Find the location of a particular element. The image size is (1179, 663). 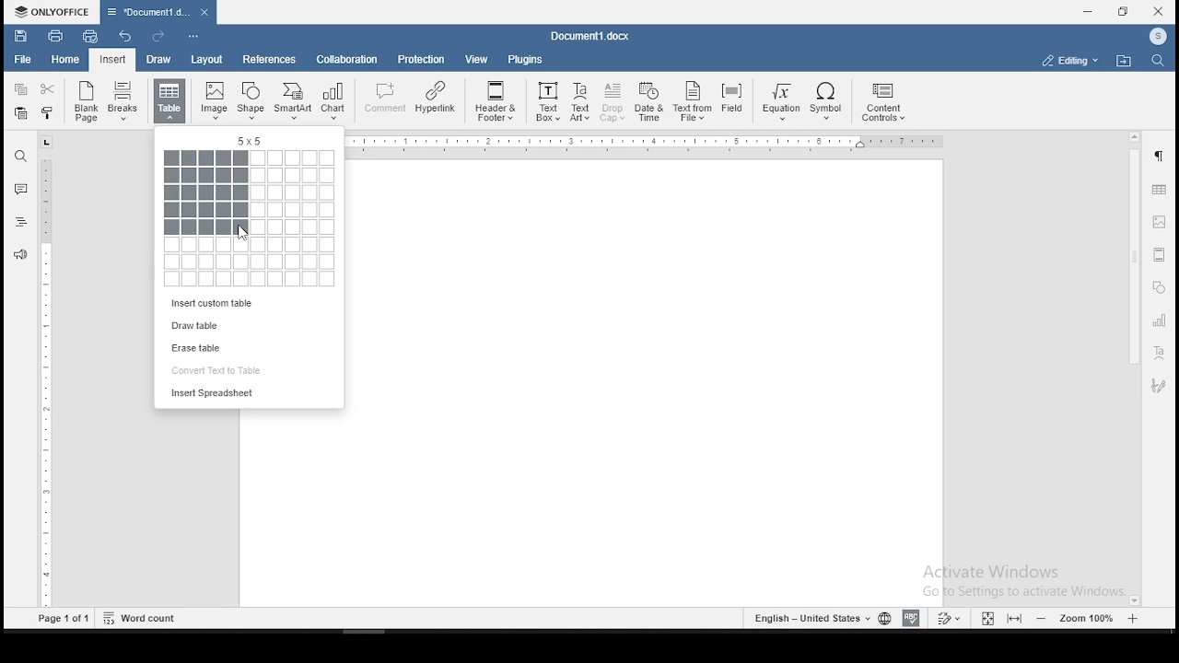

print file is located at coordinates (55, 35).